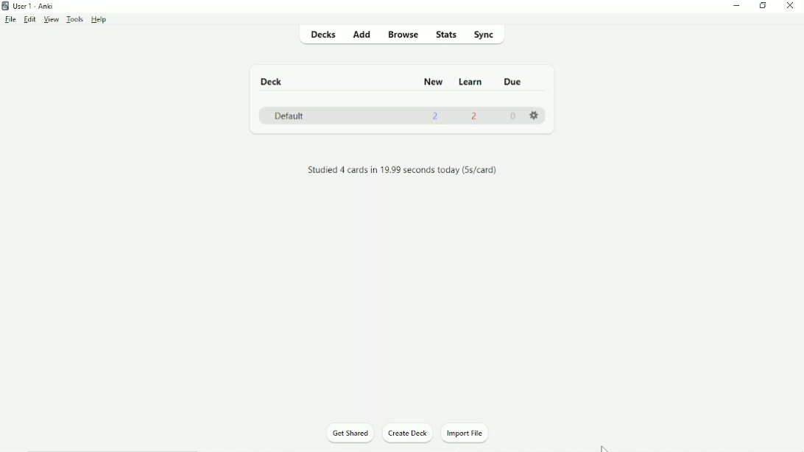 The width and height of the screenshot is (804, 452). Describe the element at coordinates (76, 20) in the screenshot. I see `Tools` at that location.